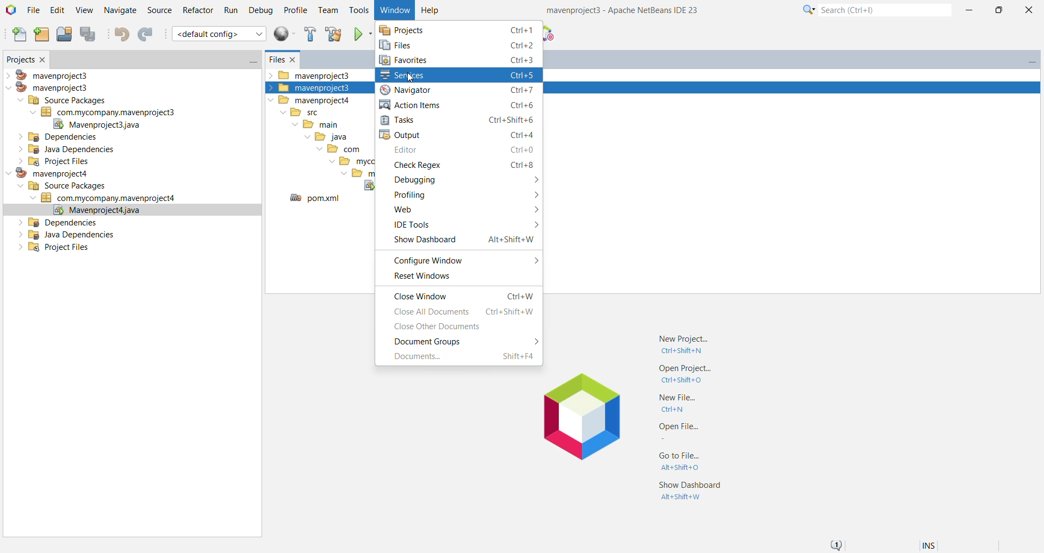 This screenshot has height=553, width=1044. I want to click on Java Source Package (com.mycompany.mavenproject3), so click(112, 112).